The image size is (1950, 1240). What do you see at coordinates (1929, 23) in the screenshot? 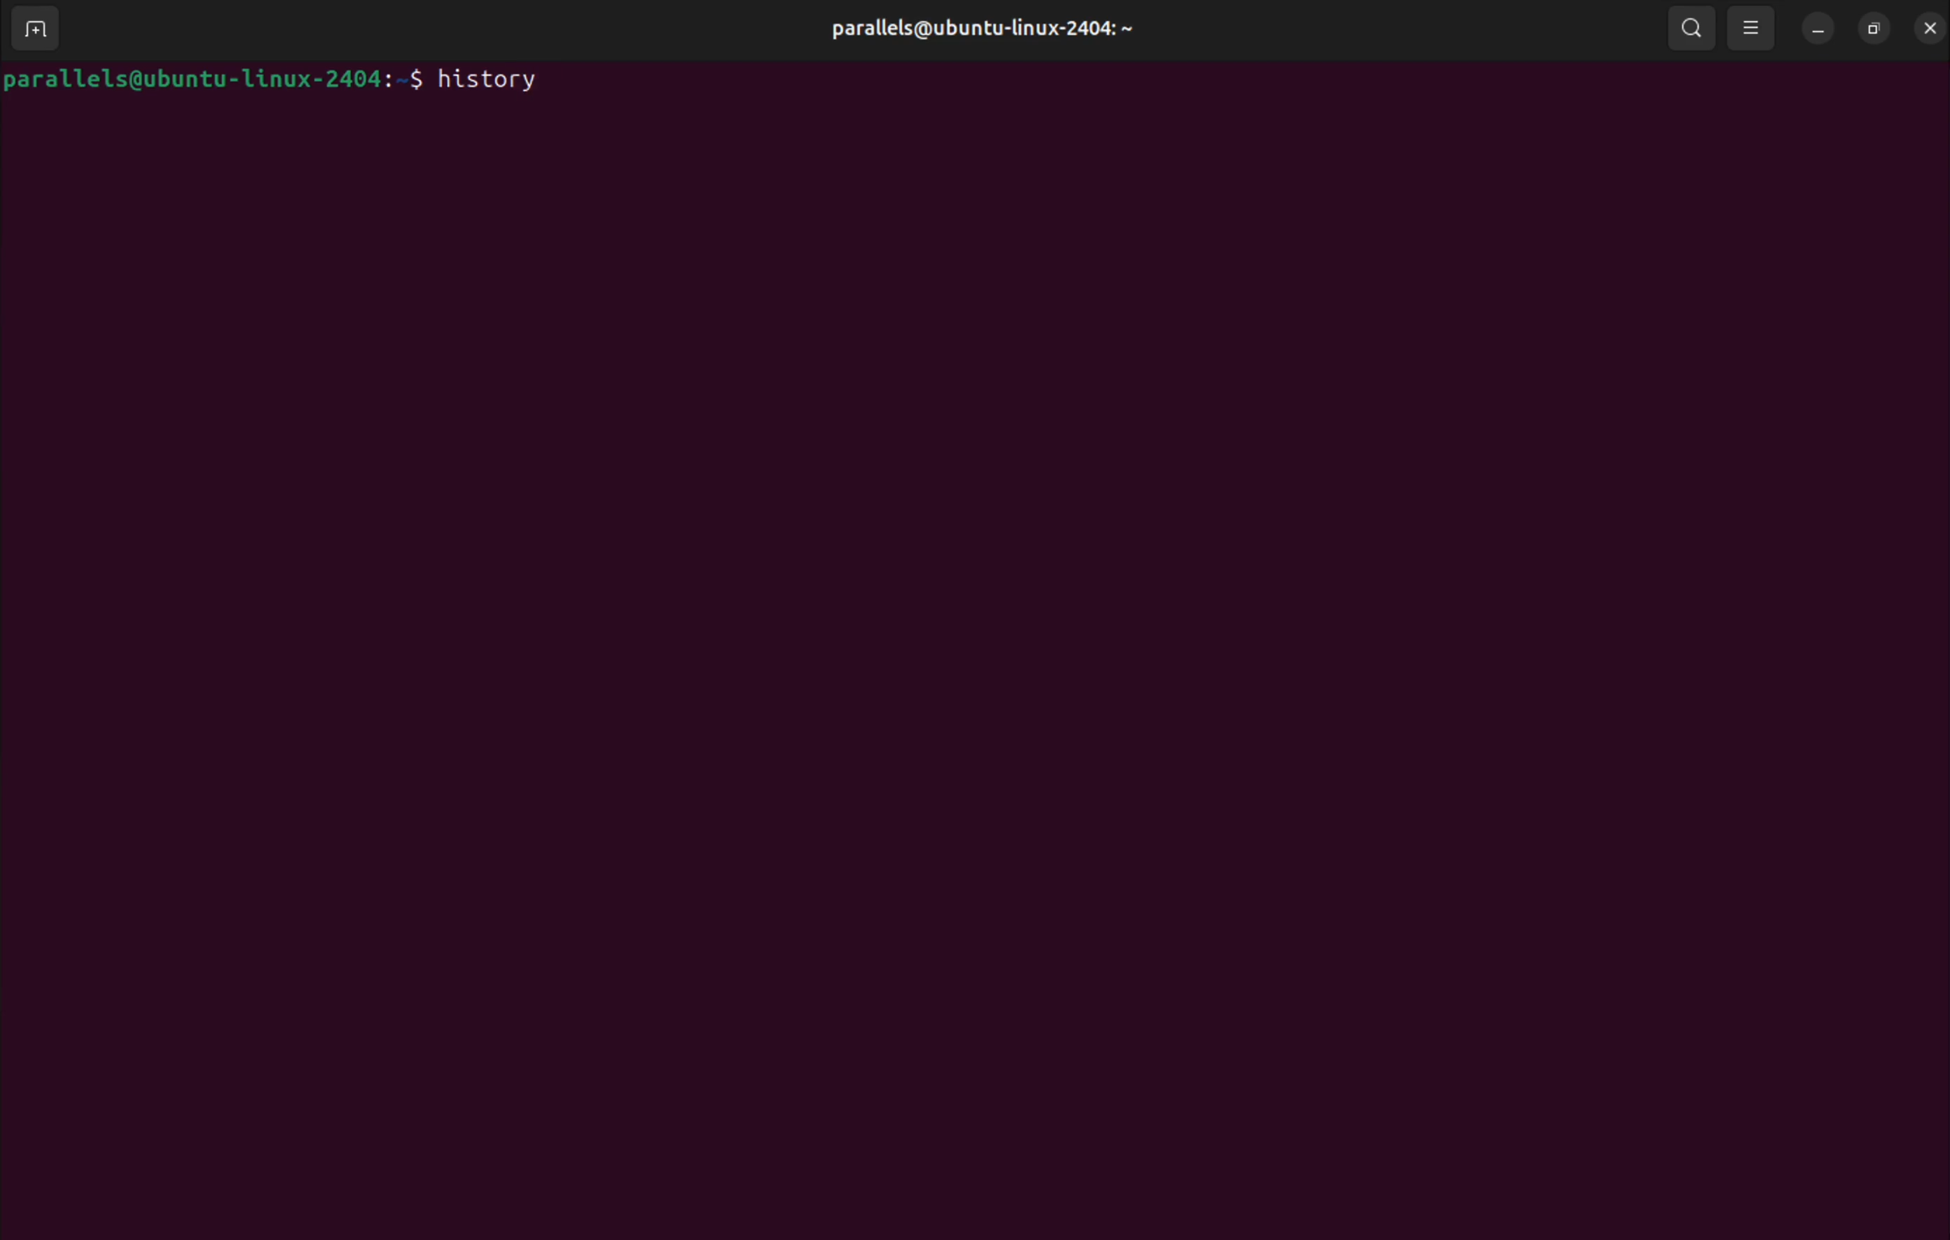
I see `close` at bounding box center [1929, 23].